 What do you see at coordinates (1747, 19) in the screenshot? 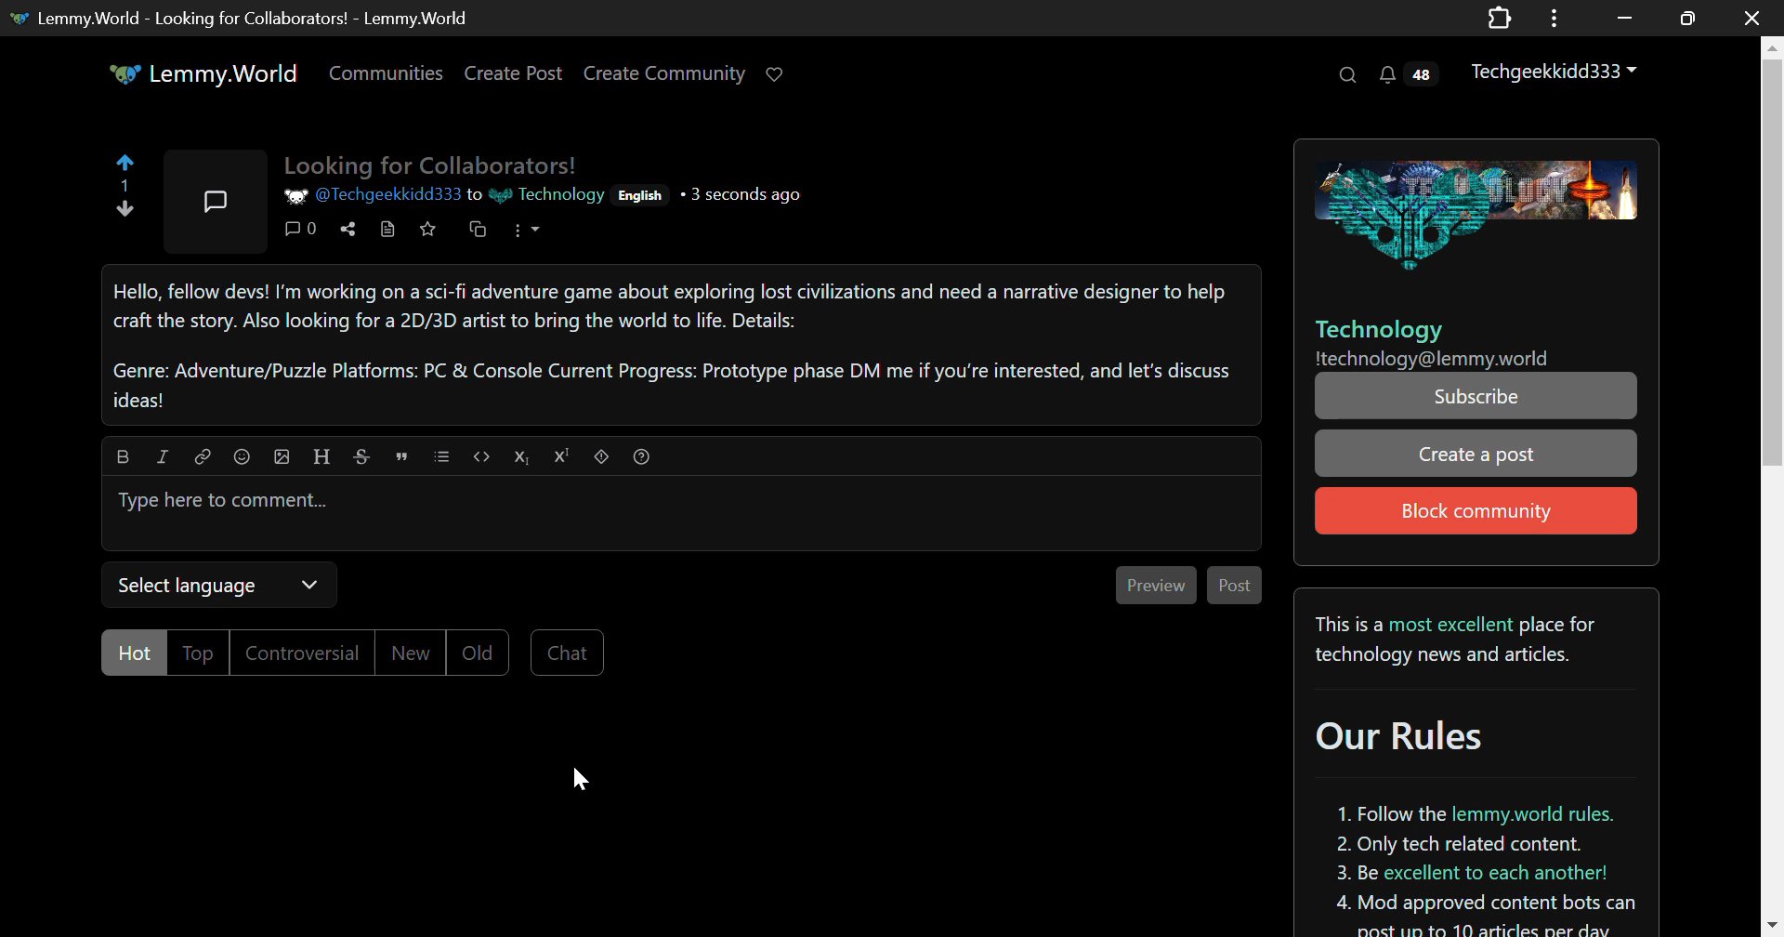
I see `Close Window` at bounding box center [1747, 19].